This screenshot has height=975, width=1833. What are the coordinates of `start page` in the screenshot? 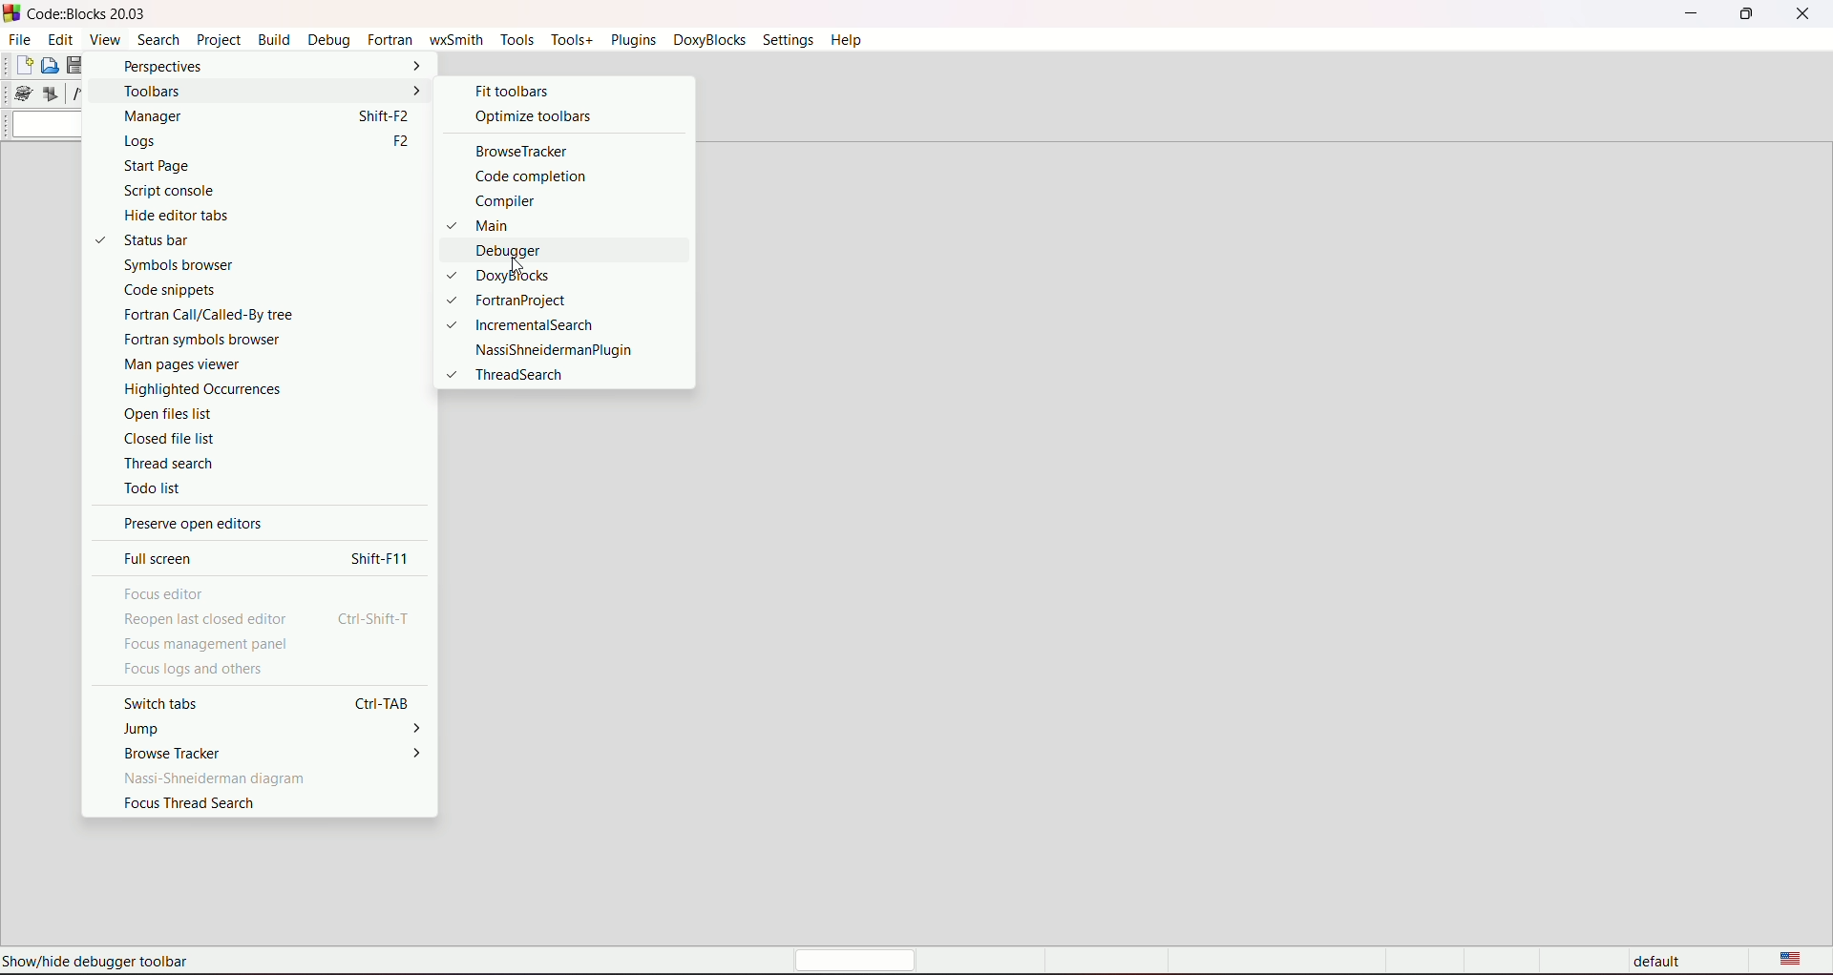 It's located at (238, 166).